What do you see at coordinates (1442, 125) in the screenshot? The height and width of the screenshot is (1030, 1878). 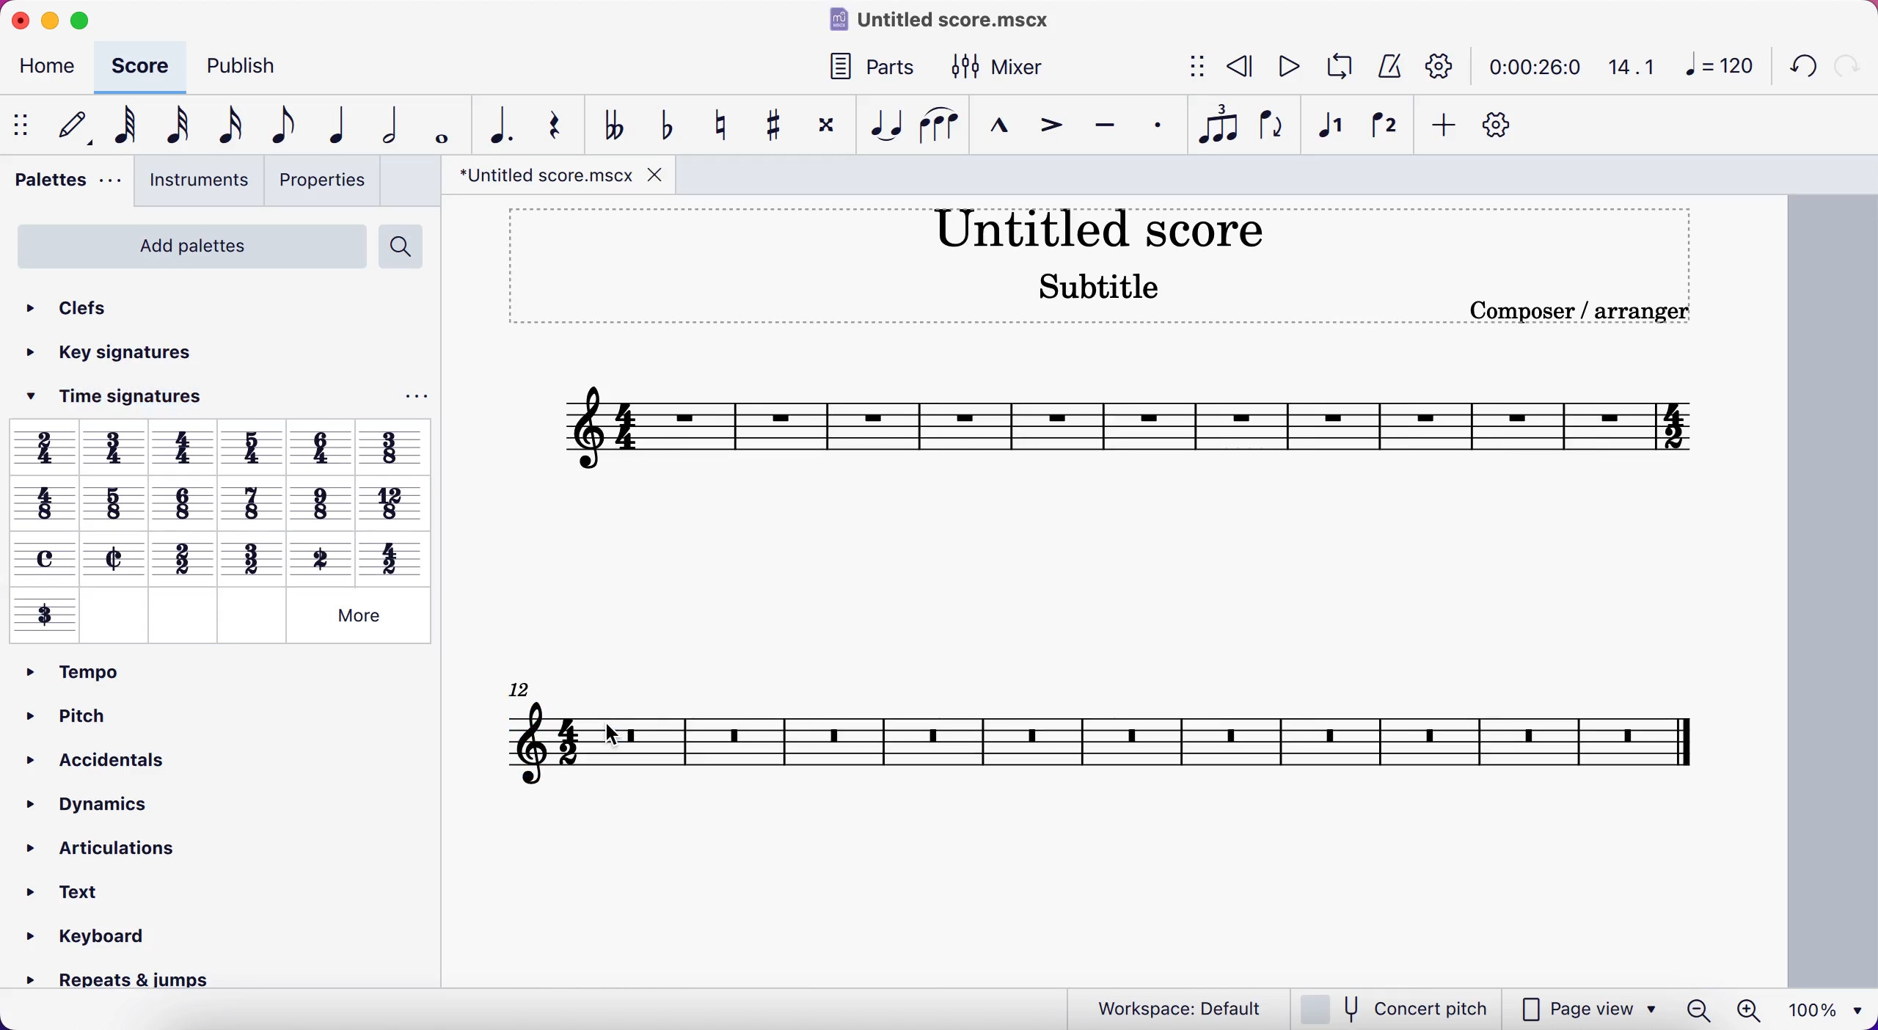 I see `add` at bounding box center [1442, 125].